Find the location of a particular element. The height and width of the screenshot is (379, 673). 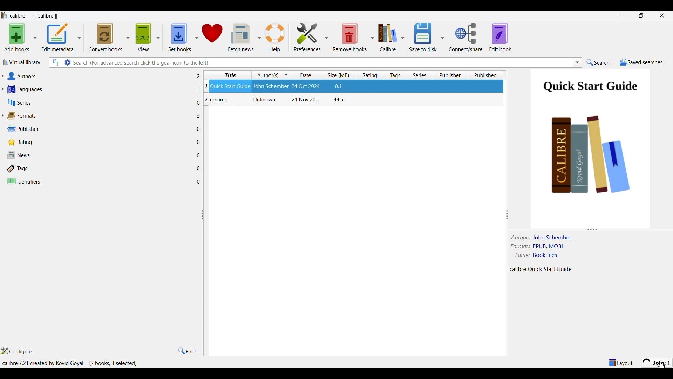

Get books is located at coordinates (178, 38).